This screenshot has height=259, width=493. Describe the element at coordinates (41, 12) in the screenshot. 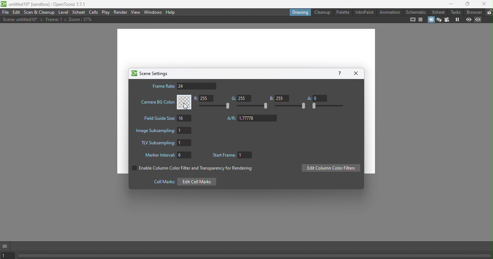

I see `Scan & Cleanup` at that location.